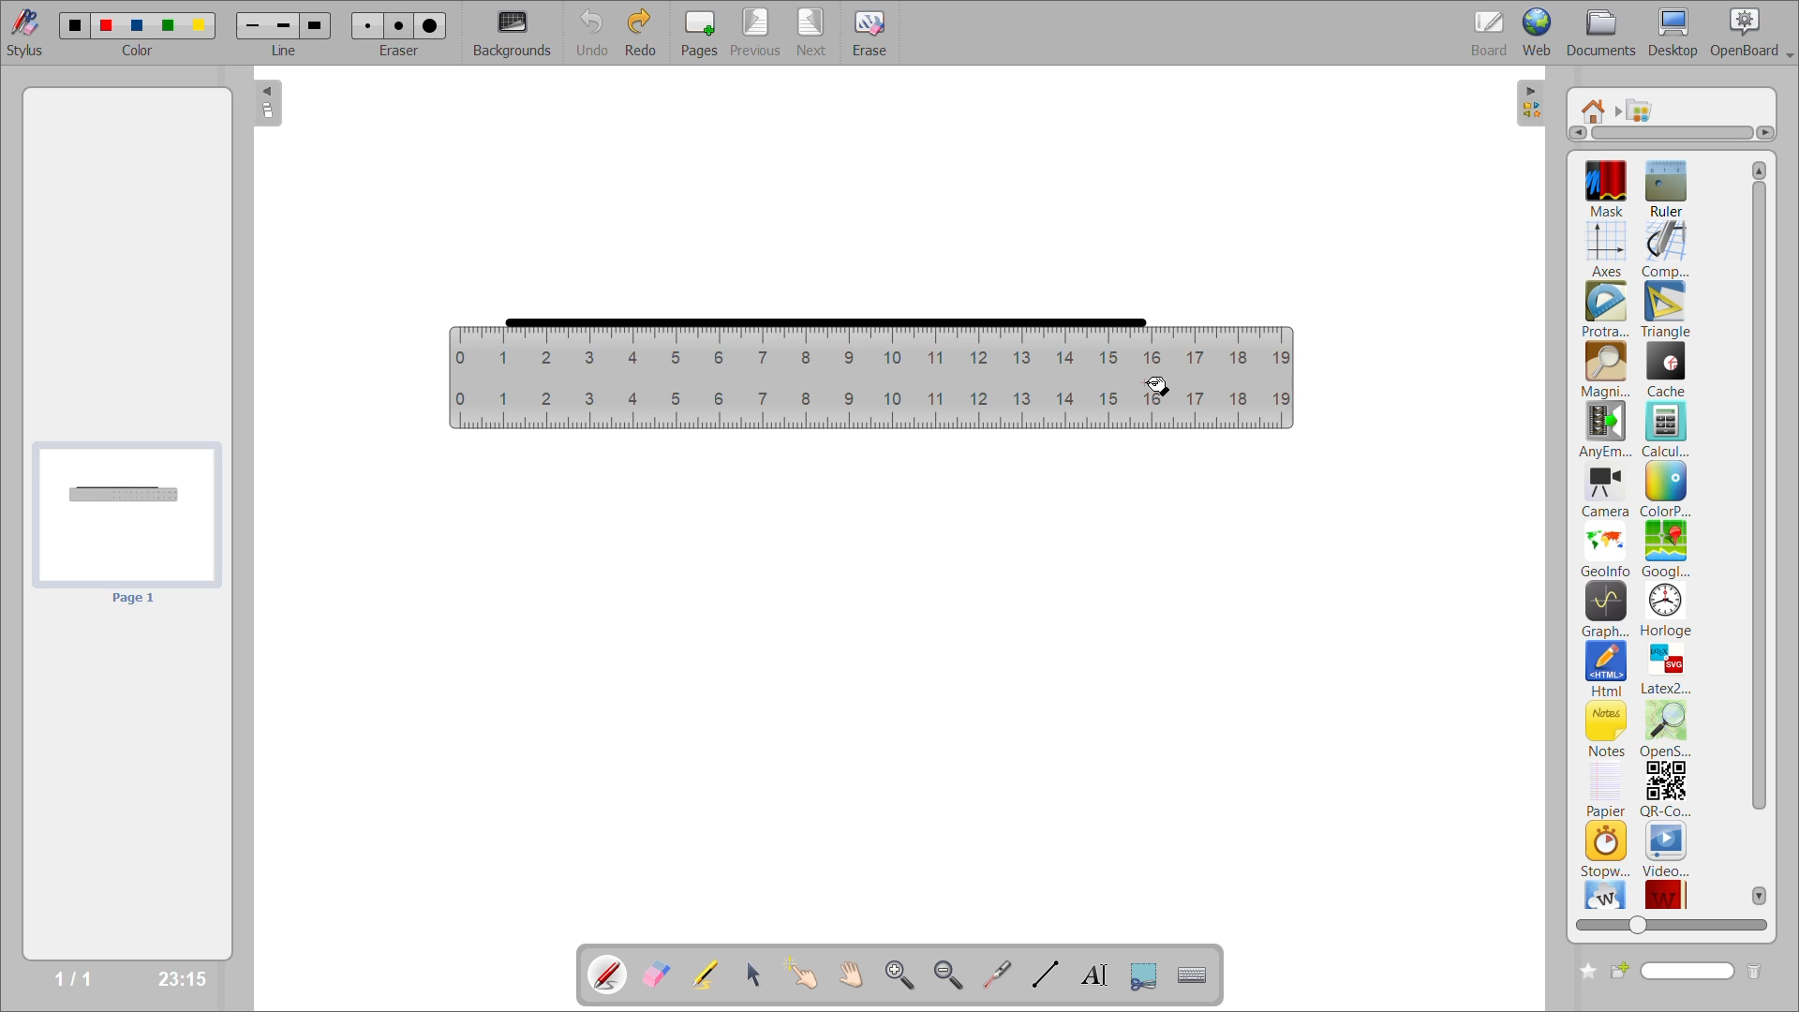  I want to click on erase annotation, so click(659, 975).